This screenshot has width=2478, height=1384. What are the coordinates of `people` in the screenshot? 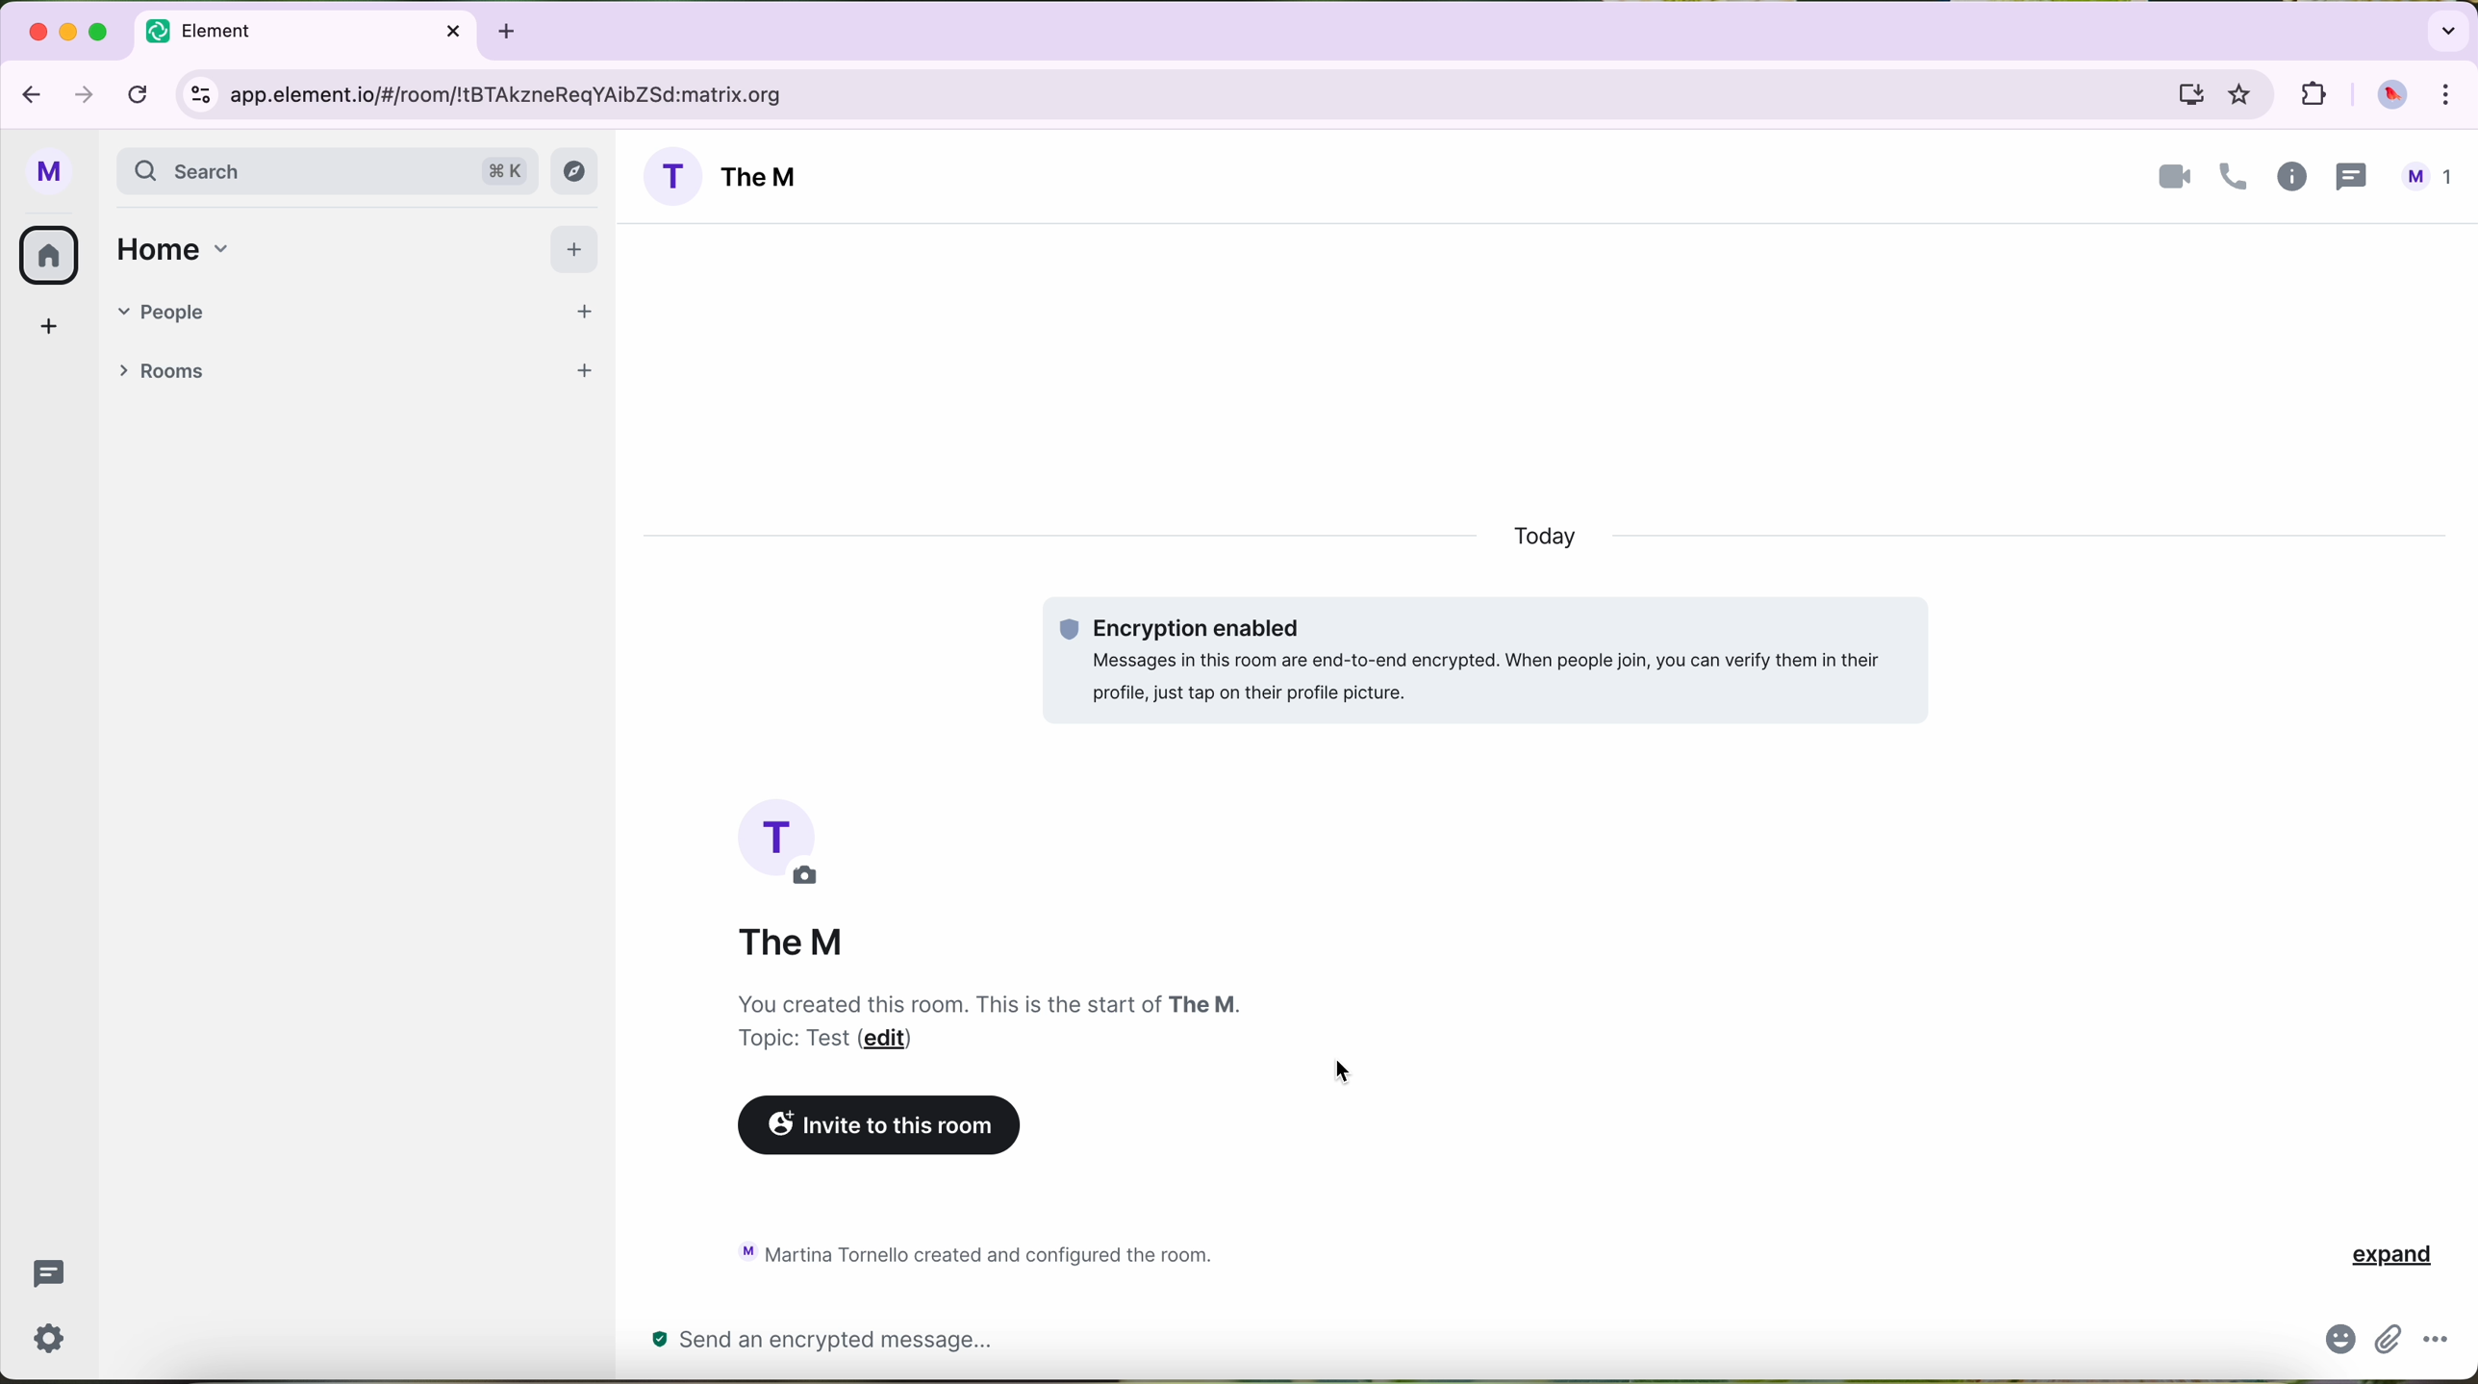 It's located at (2402, 176).